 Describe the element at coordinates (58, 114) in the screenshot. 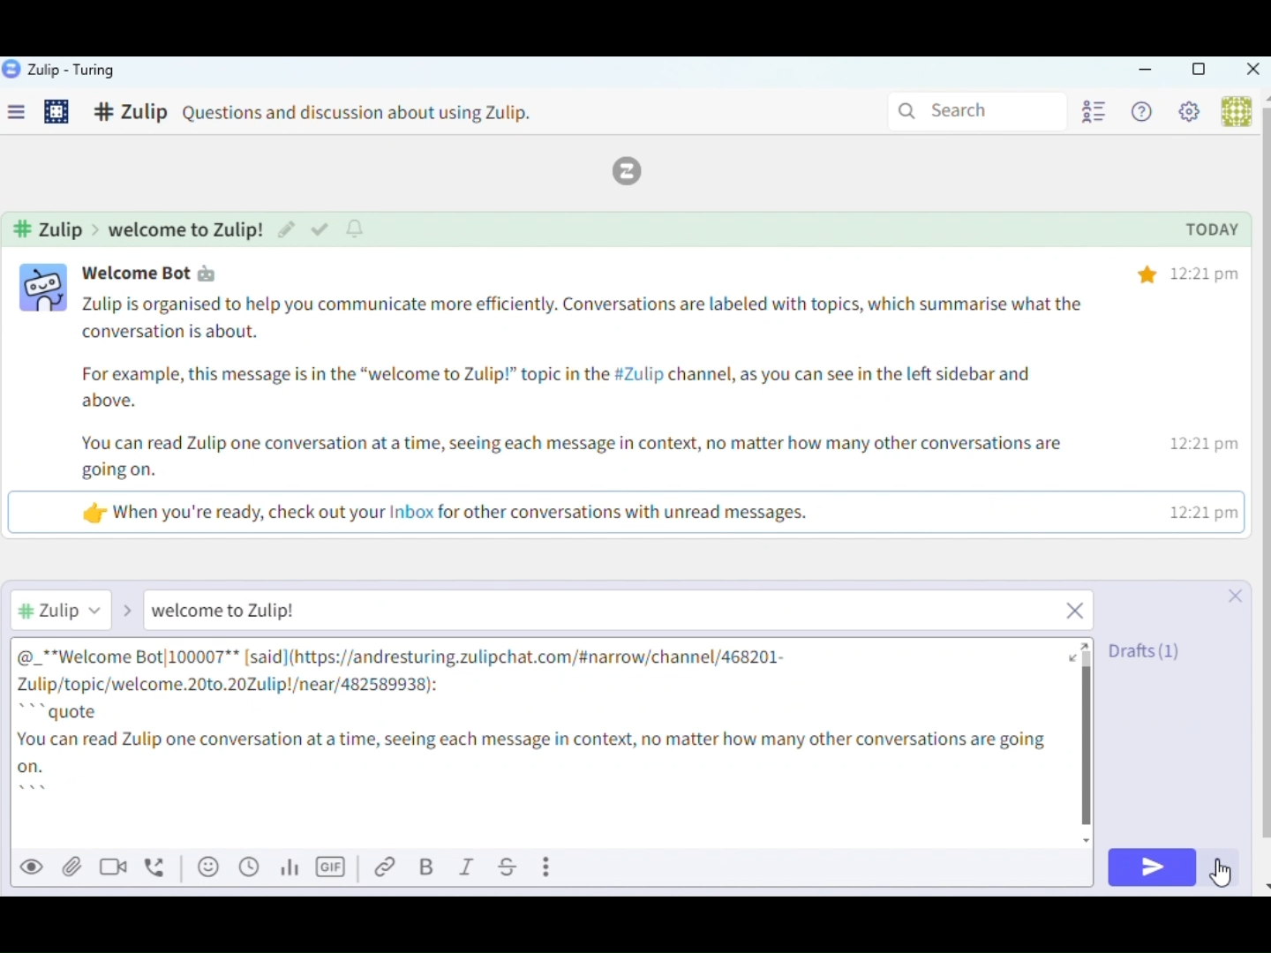

I see `Settings` at that location.